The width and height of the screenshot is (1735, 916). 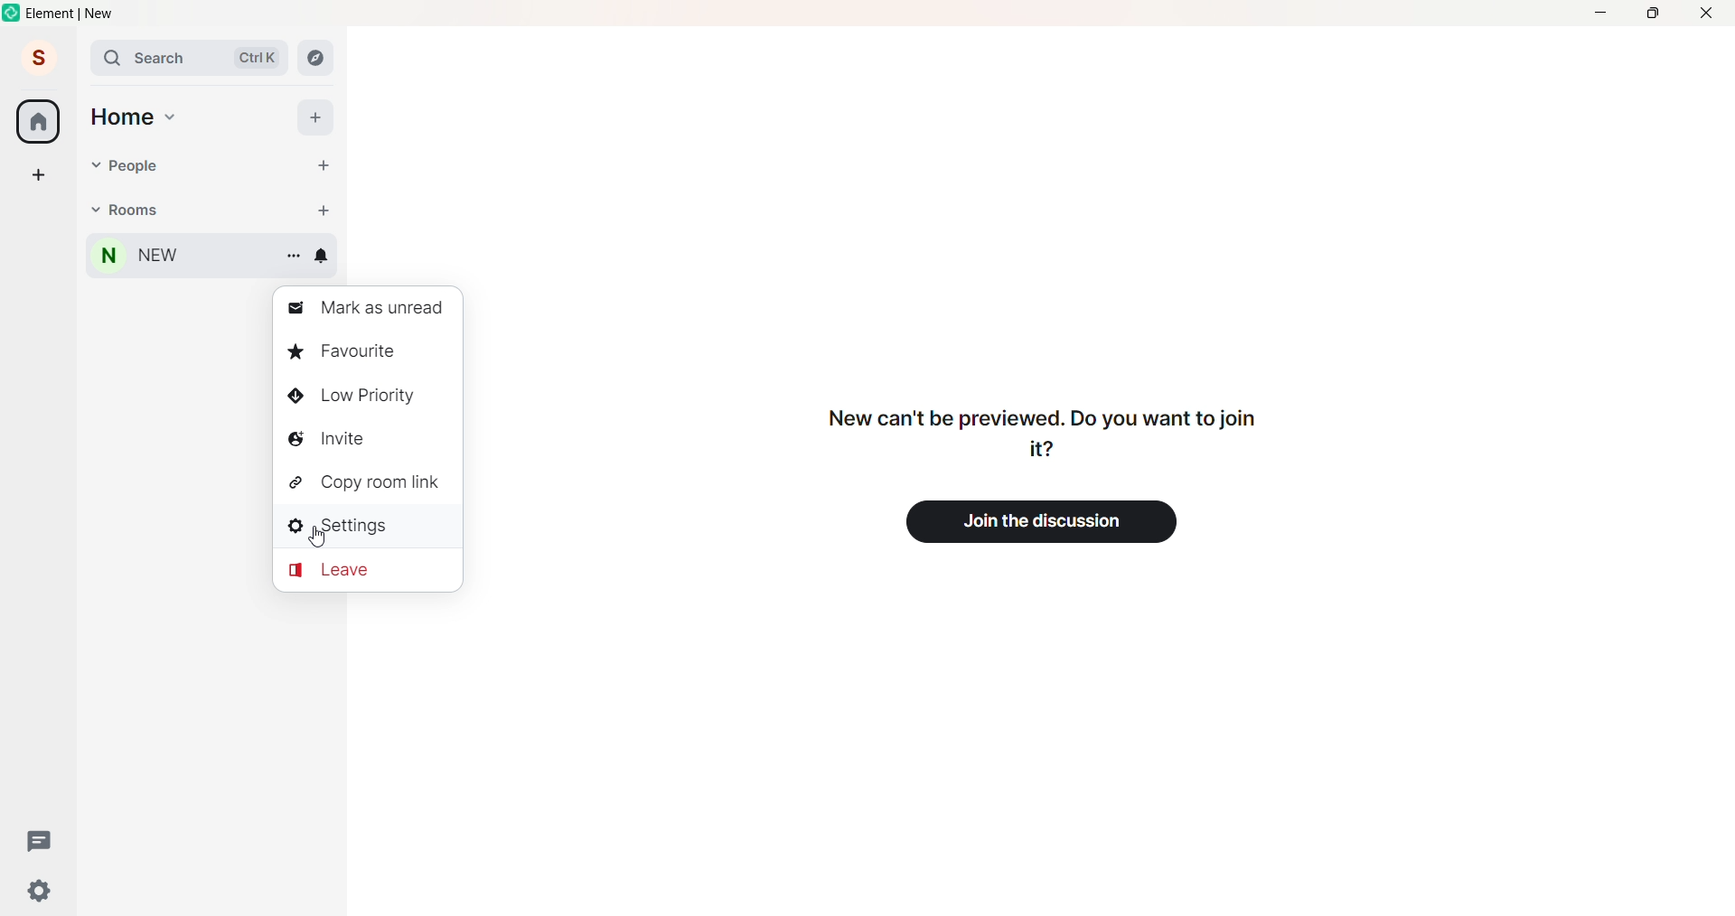 What do you see at coordinates (1710, 13) in the screenshot?
I see `close` at bounding box center [1710, 13].